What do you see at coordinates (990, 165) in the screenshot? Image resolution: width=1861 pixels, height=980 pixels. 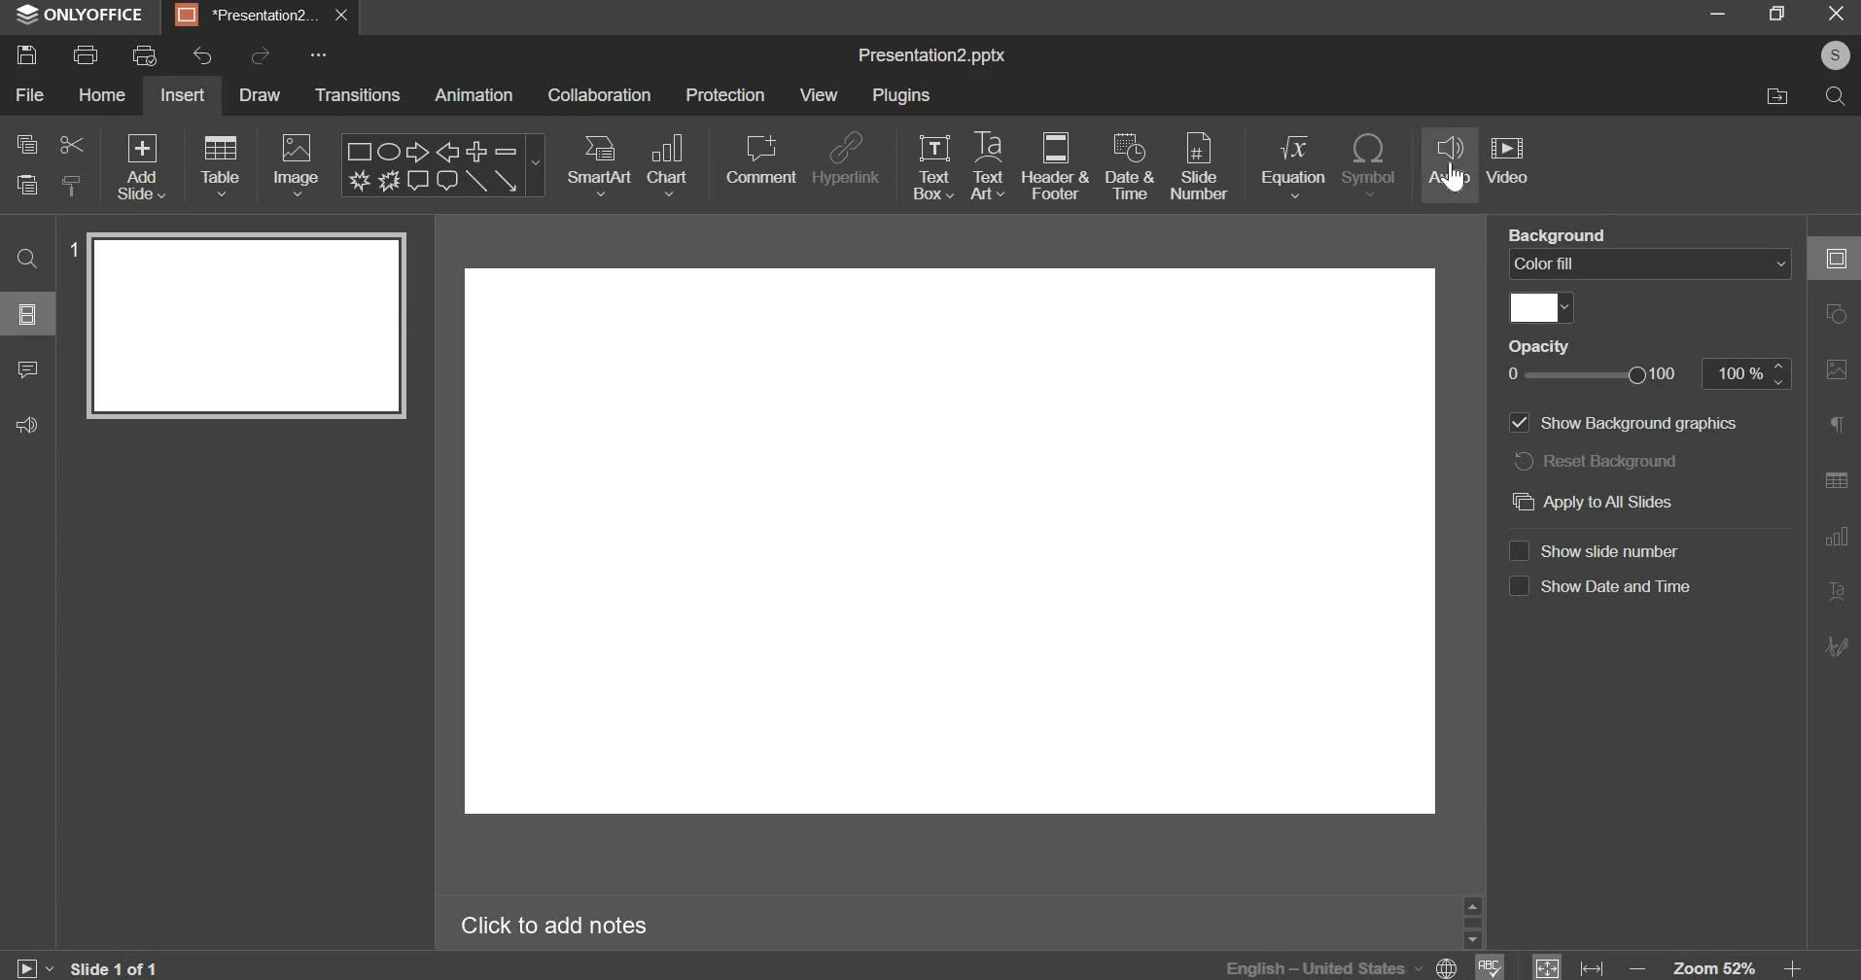 I see `text art` at bounding box center [990, 165].